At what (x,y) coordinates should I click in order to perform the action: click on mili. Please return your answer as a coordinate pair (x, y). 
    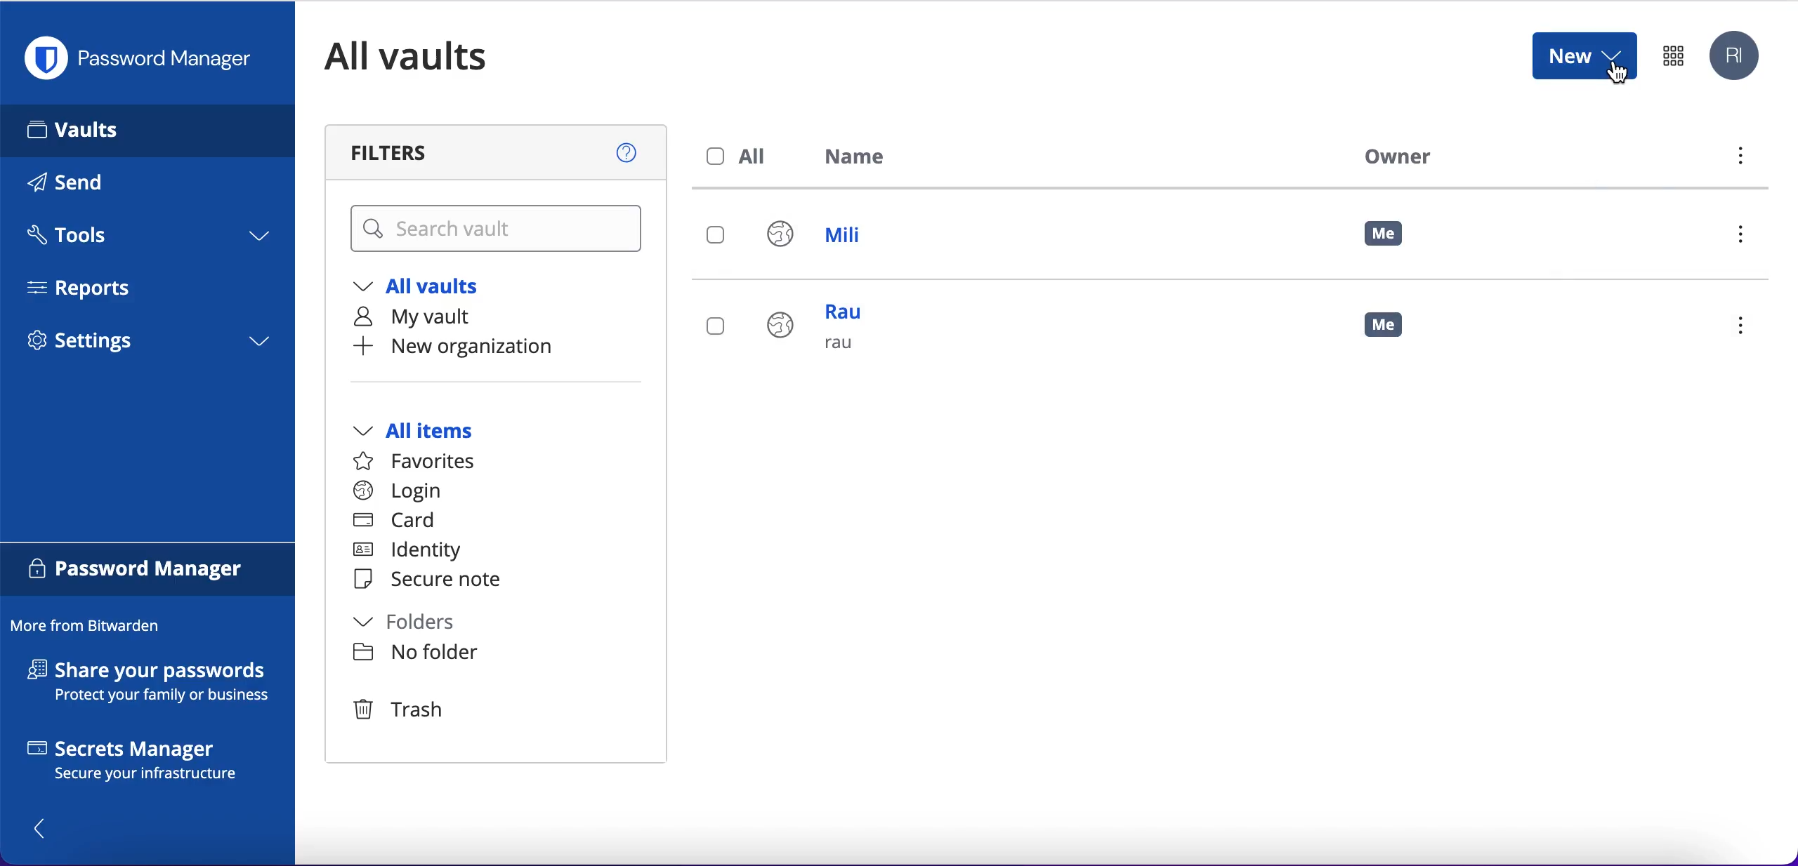
    Looking at the image, I should click on (828, 238).